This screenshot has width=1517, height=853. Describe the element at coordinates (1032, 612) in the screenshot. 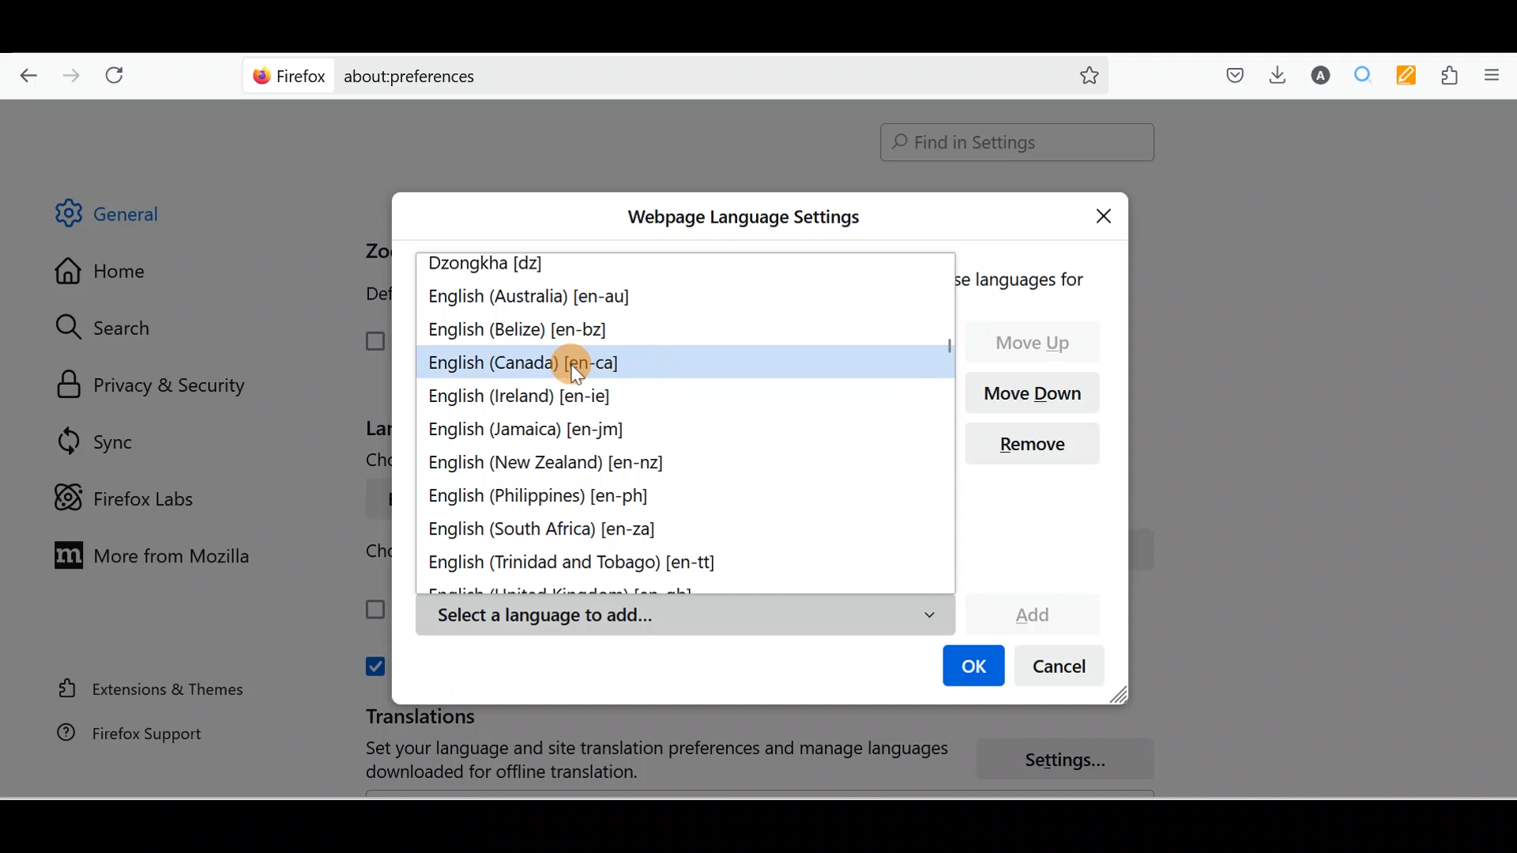

I see `Add` at that location.